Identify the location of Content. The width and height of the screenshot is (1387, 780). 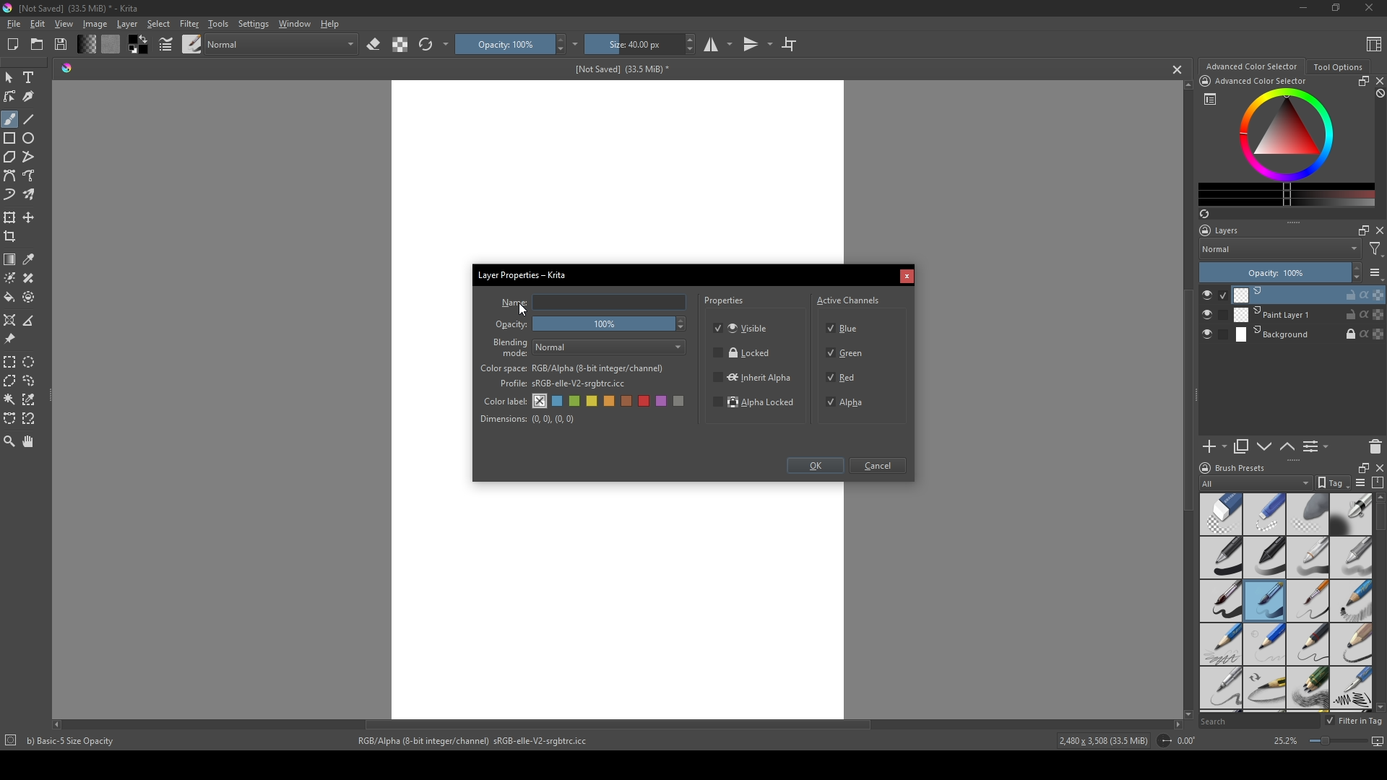
(1374, 43).